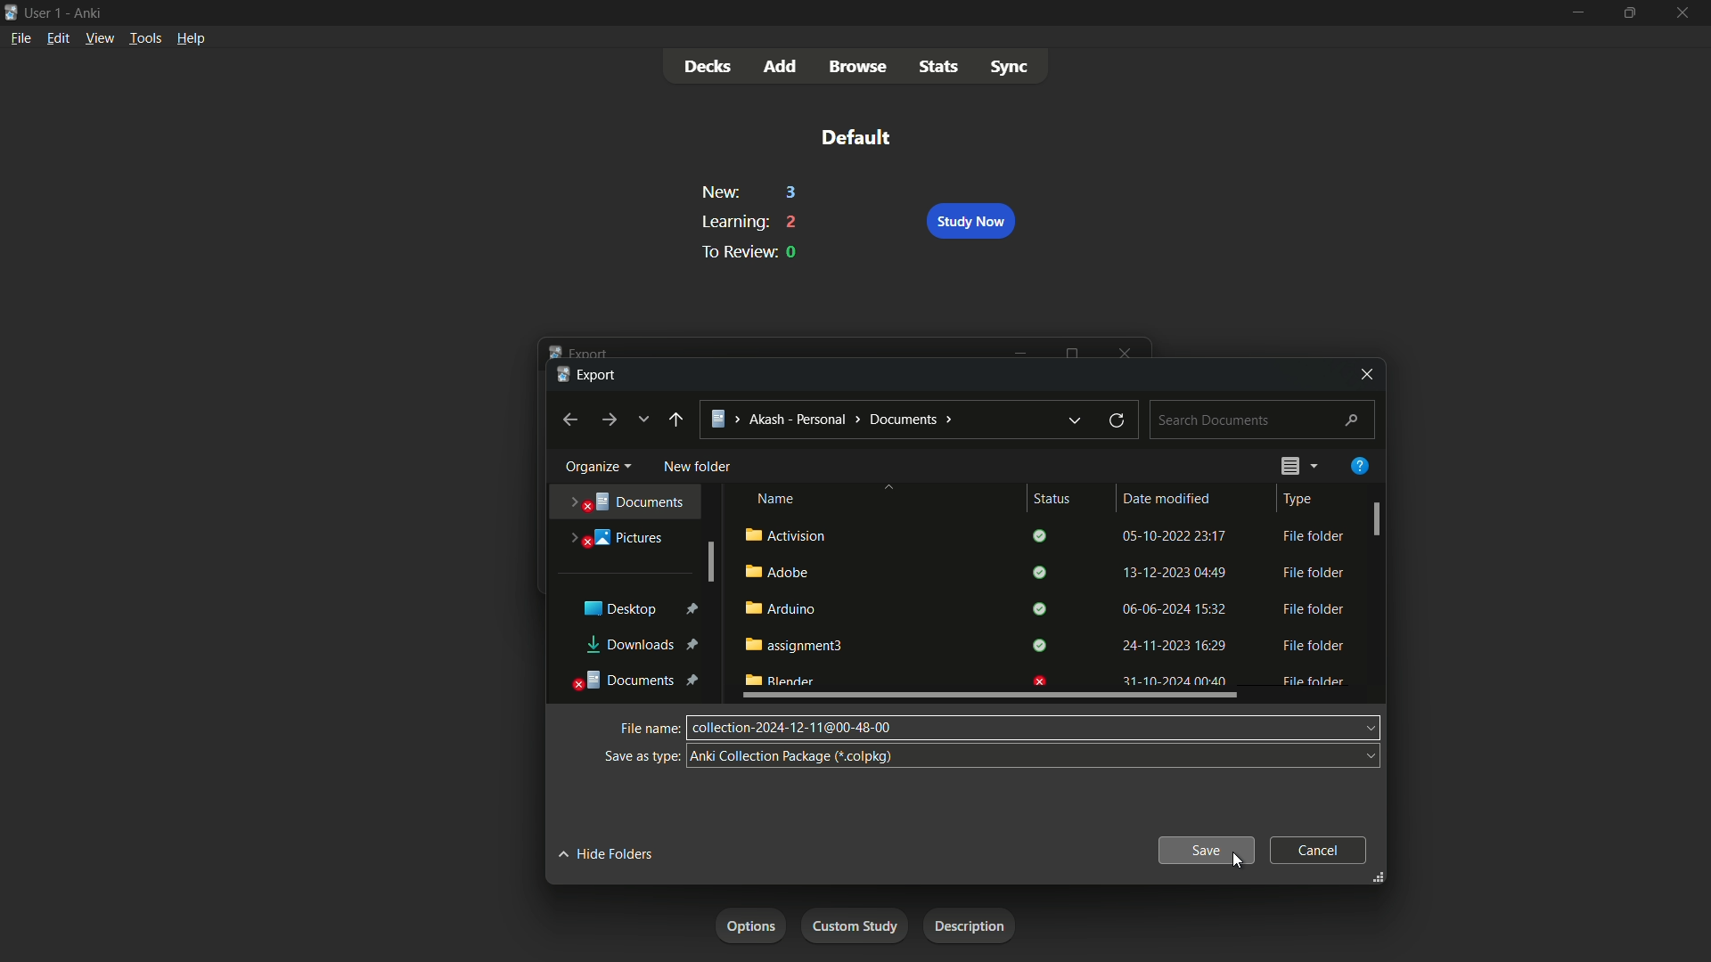  I want to click on get started, so click(752, 927).